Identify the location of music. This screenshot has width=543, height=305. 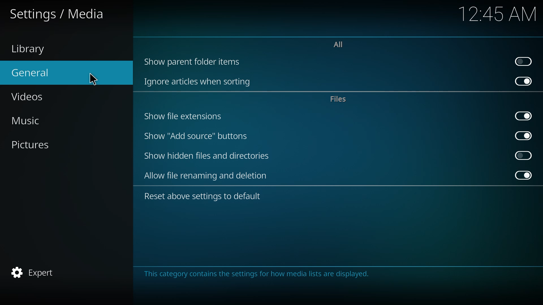
(32, 119).